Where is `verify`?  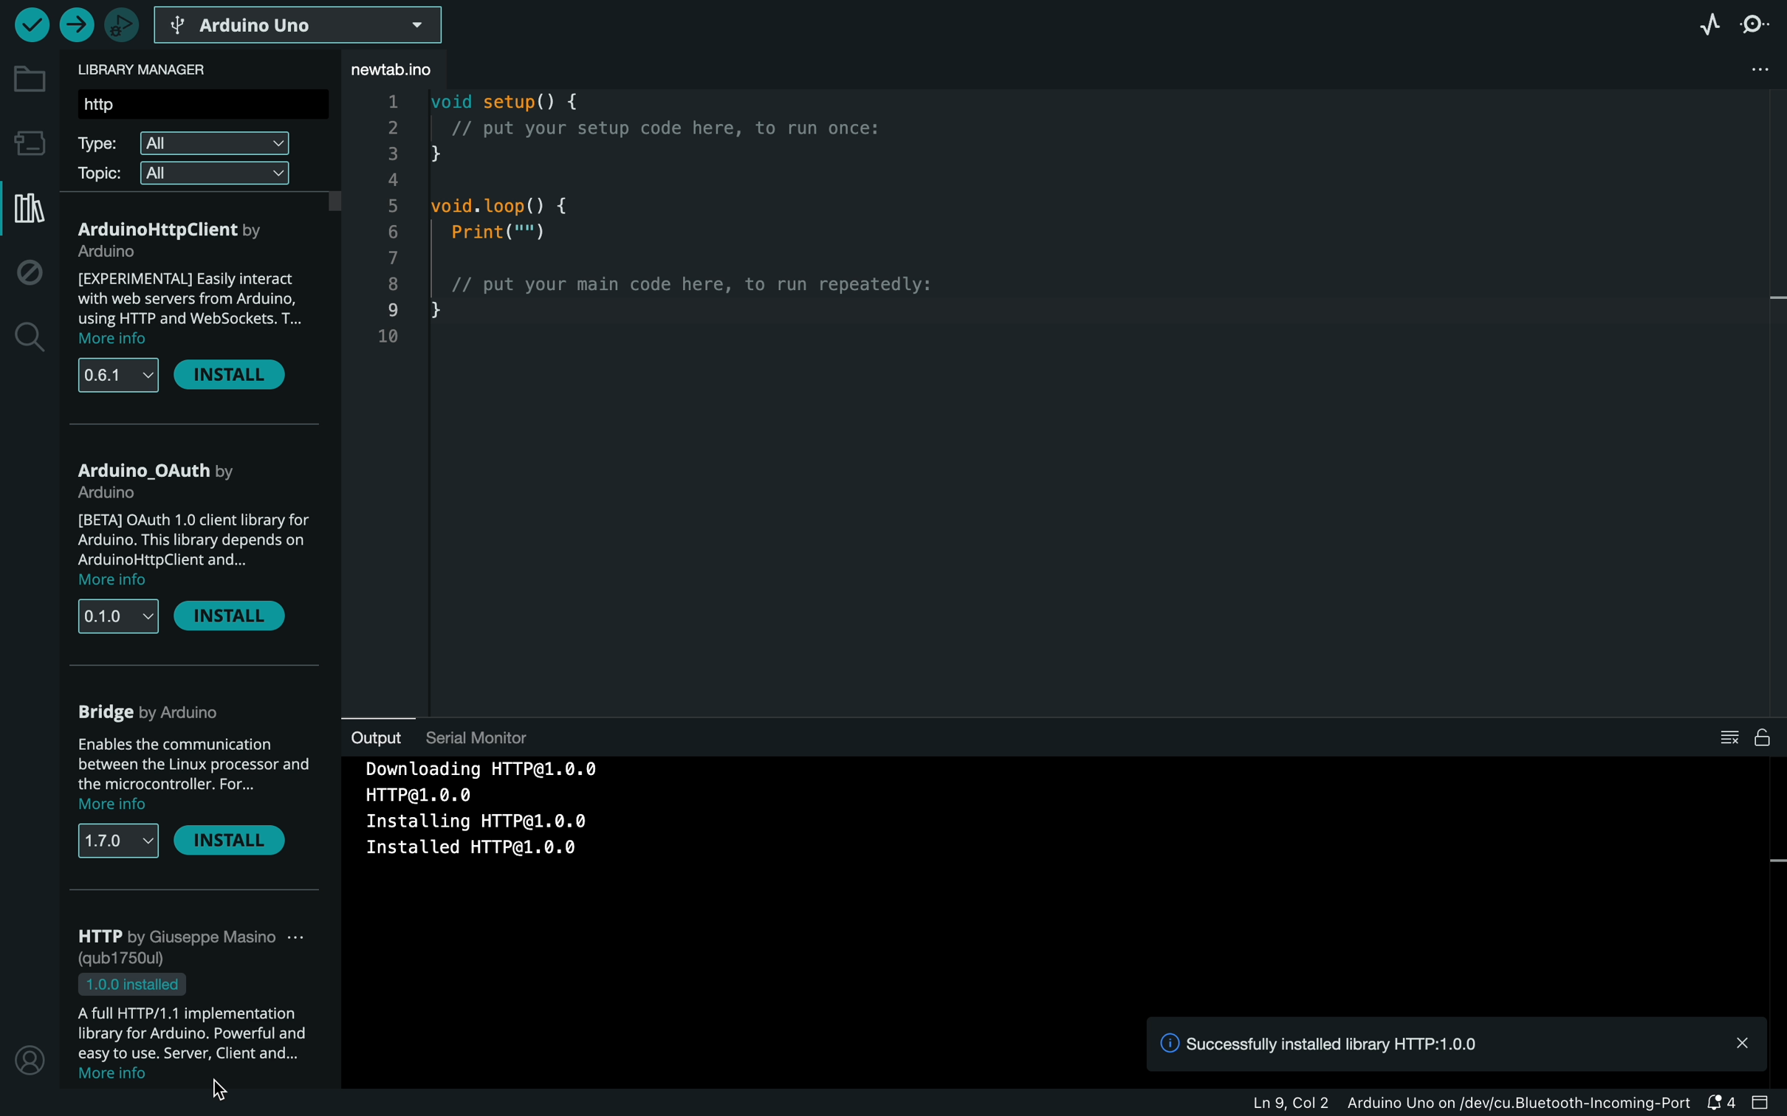
verify is located at coordinates (30, 24).